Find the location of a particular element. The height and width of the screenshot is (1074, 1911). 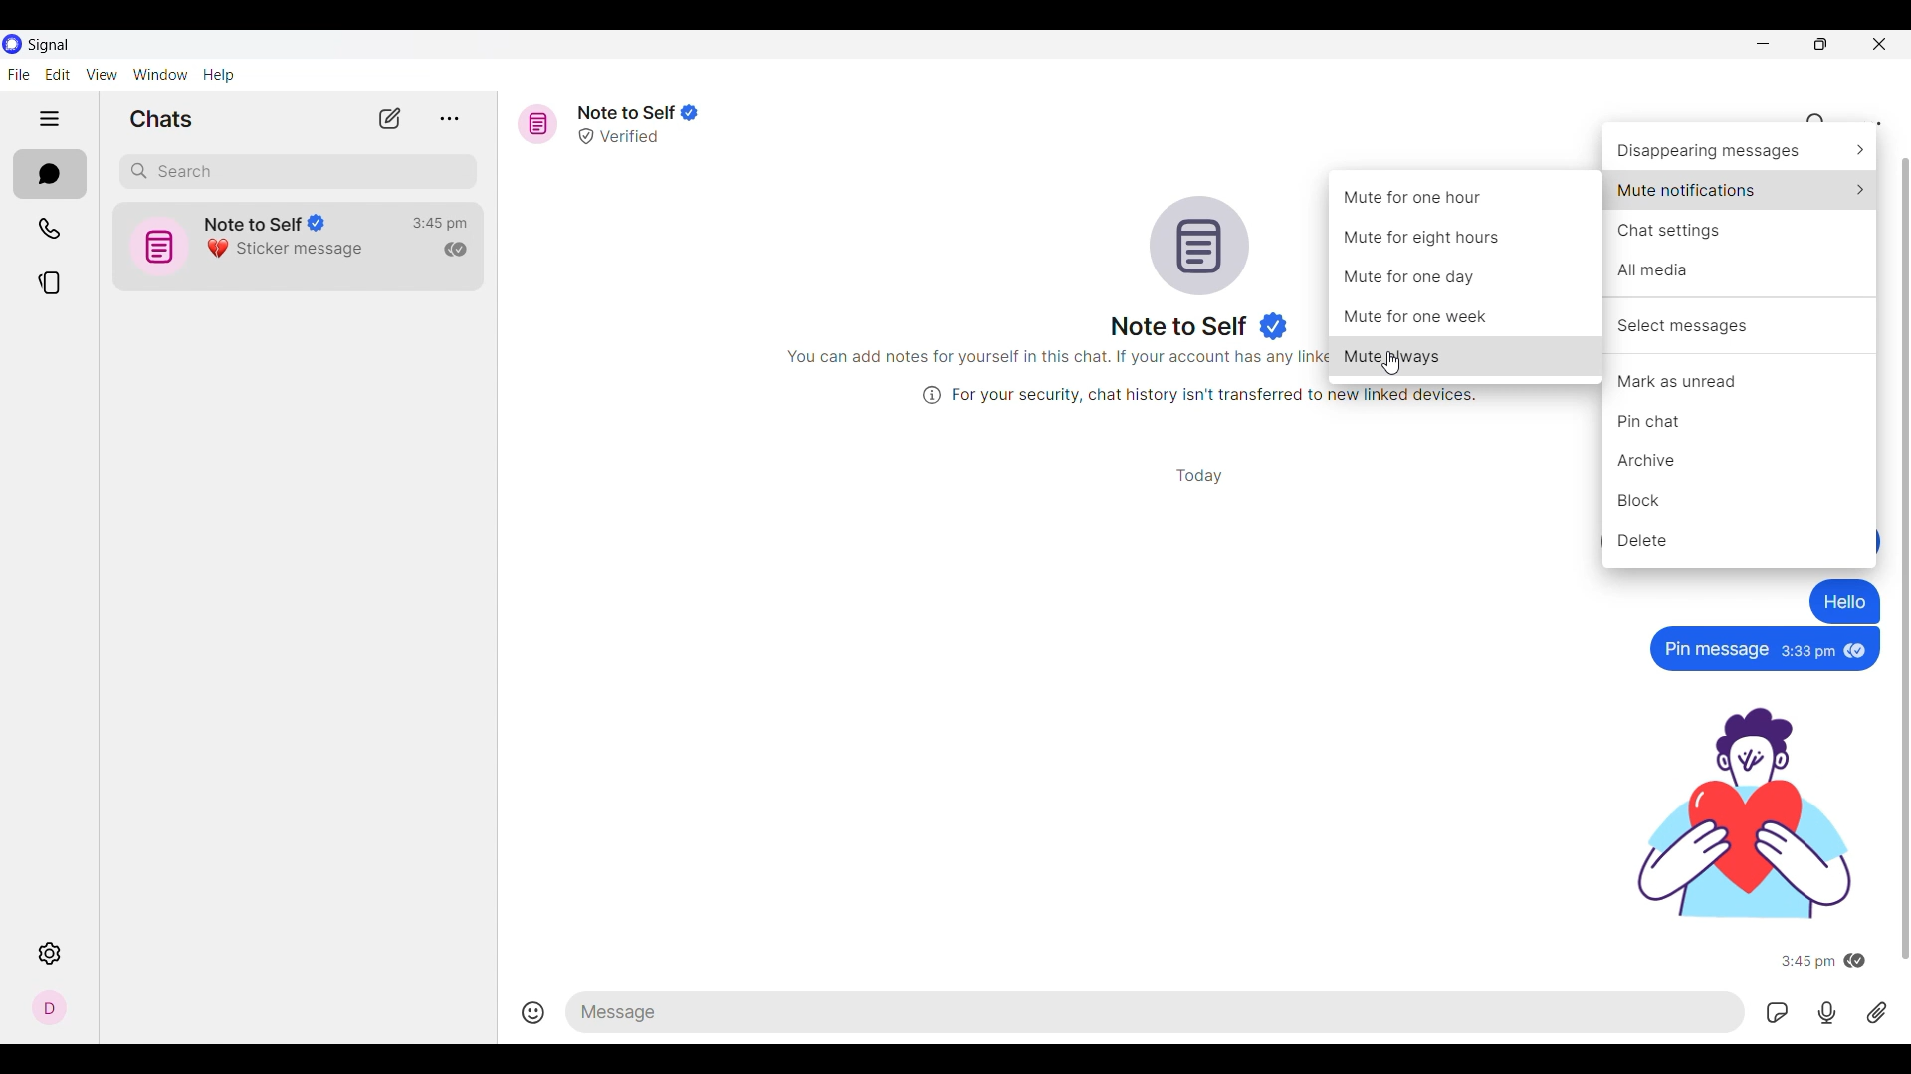

New chat is located at coordinates (390, 119).